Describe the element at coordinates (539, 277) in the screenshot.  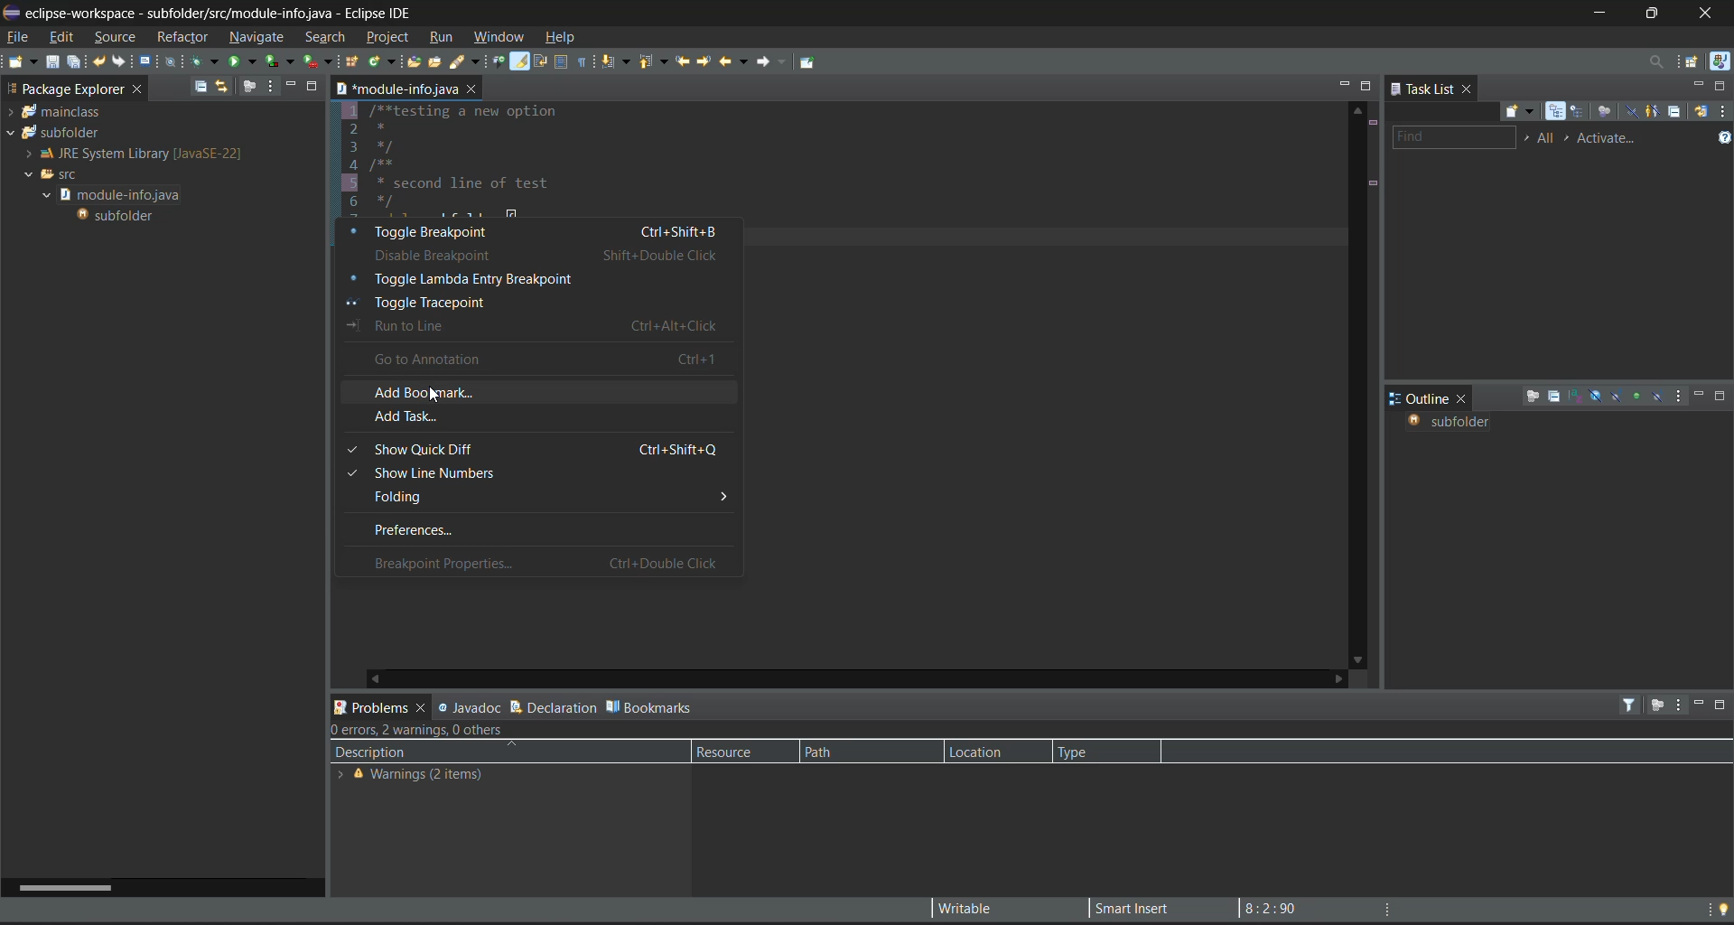
I see `toggle lambda entry breakpoint` at that location.